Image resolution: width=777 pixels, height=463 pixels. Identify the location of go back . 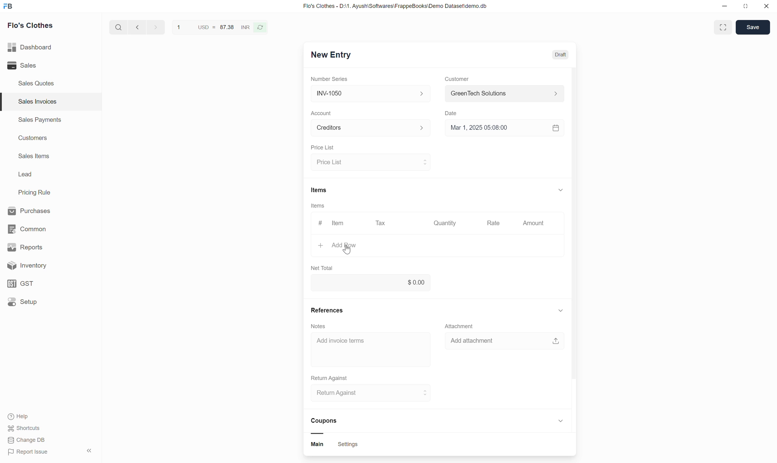
(137, 28).